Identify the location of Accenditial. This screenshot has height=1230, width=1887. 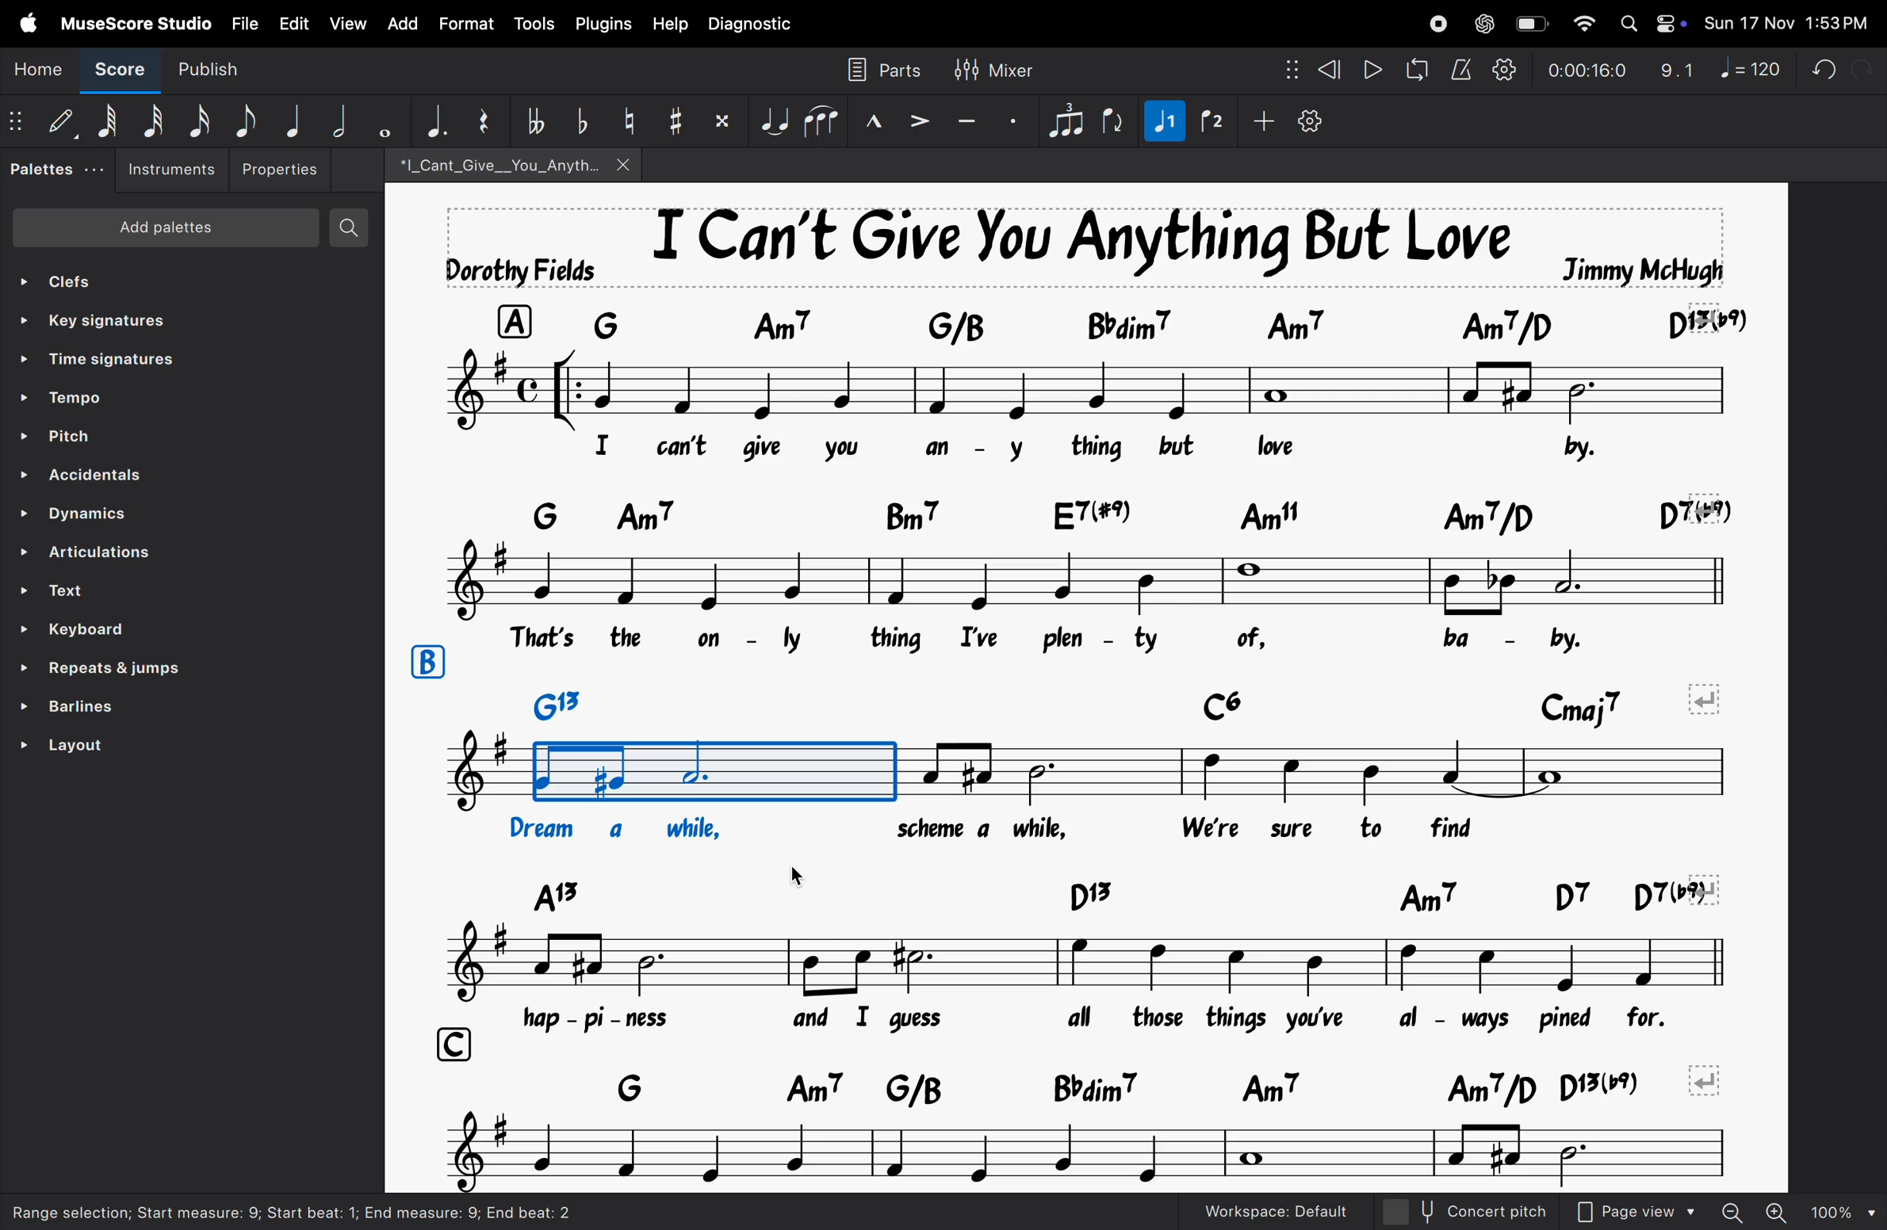
(84, 475).